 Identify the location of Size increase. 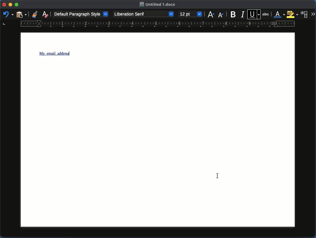
(211, 14).